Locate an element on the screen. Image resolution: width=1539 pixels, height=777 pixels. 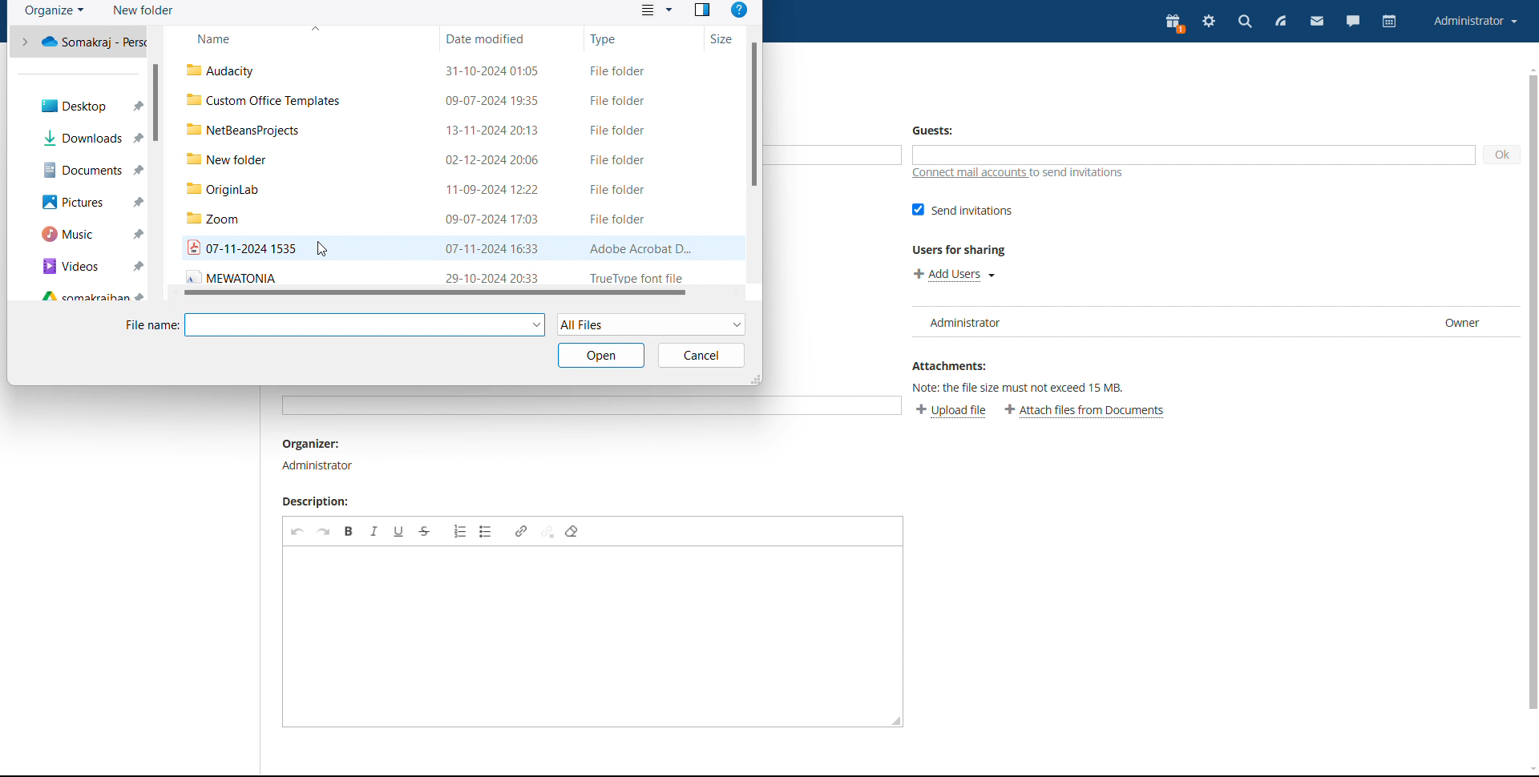
send invitations is located at coordinates (961, 211).